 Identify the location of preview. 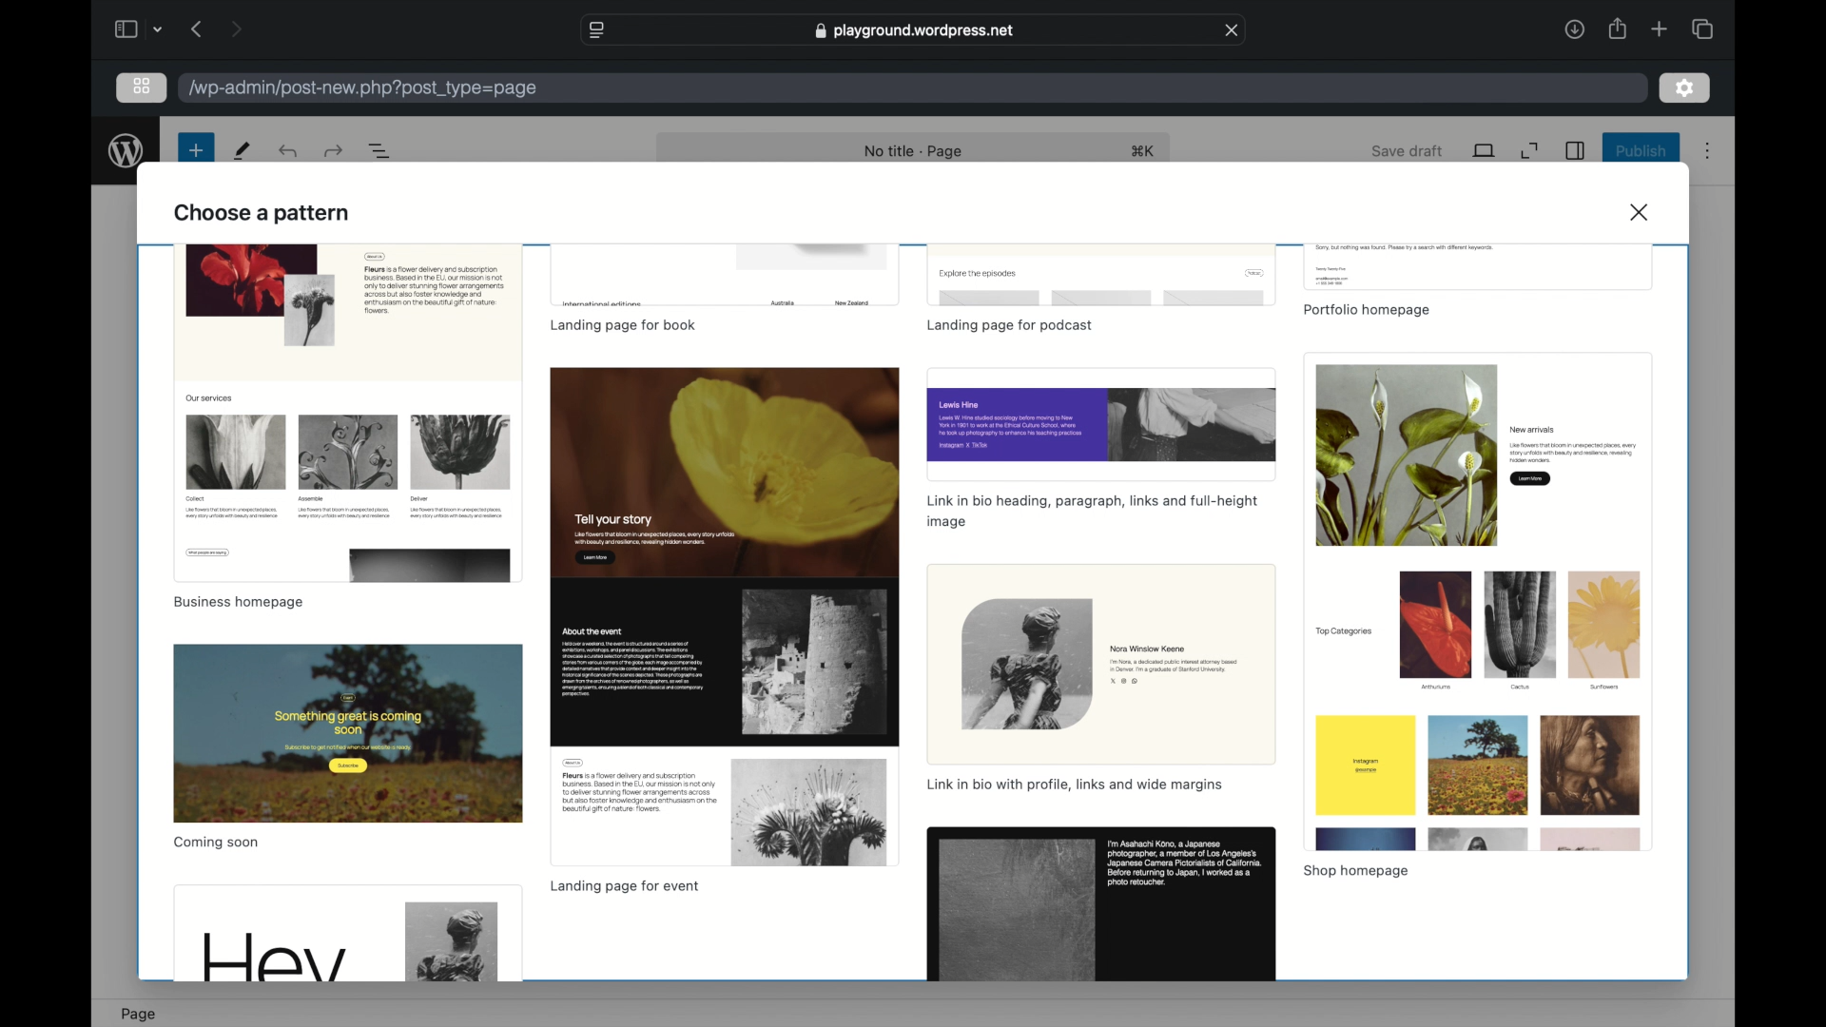
(348, 734).